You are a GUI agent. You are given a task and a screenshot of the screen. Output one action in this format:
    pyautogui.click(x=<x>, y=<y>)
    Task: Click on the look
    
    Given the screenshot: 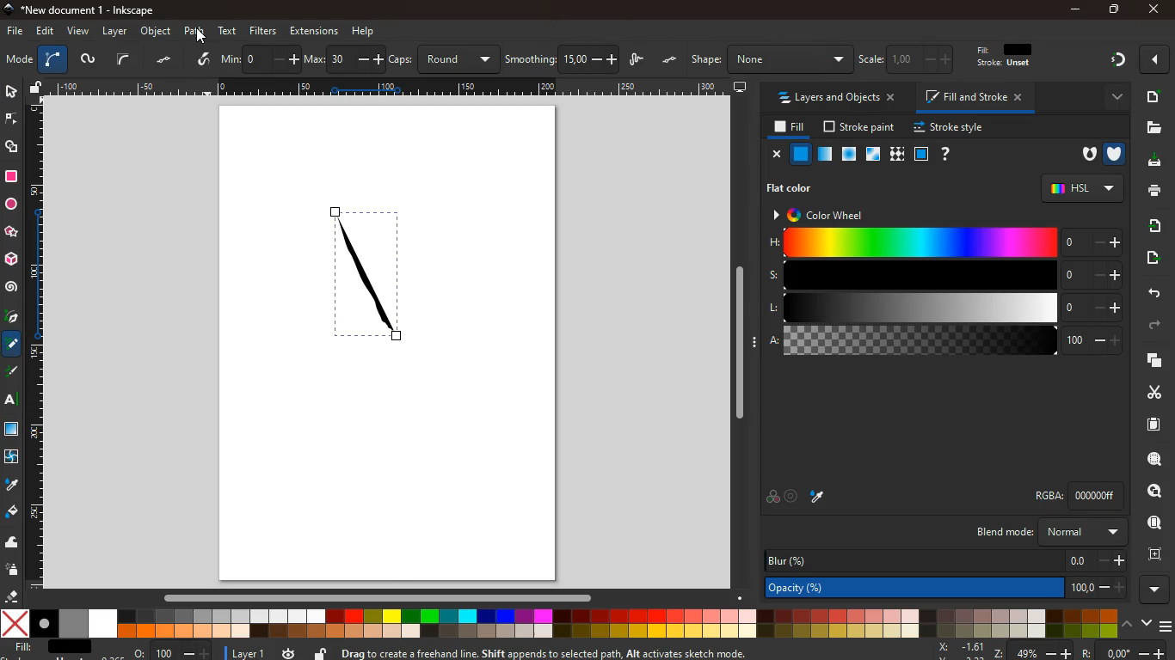 What is the action you would take?
    pyautogui.click(x=1153, y=524)
    